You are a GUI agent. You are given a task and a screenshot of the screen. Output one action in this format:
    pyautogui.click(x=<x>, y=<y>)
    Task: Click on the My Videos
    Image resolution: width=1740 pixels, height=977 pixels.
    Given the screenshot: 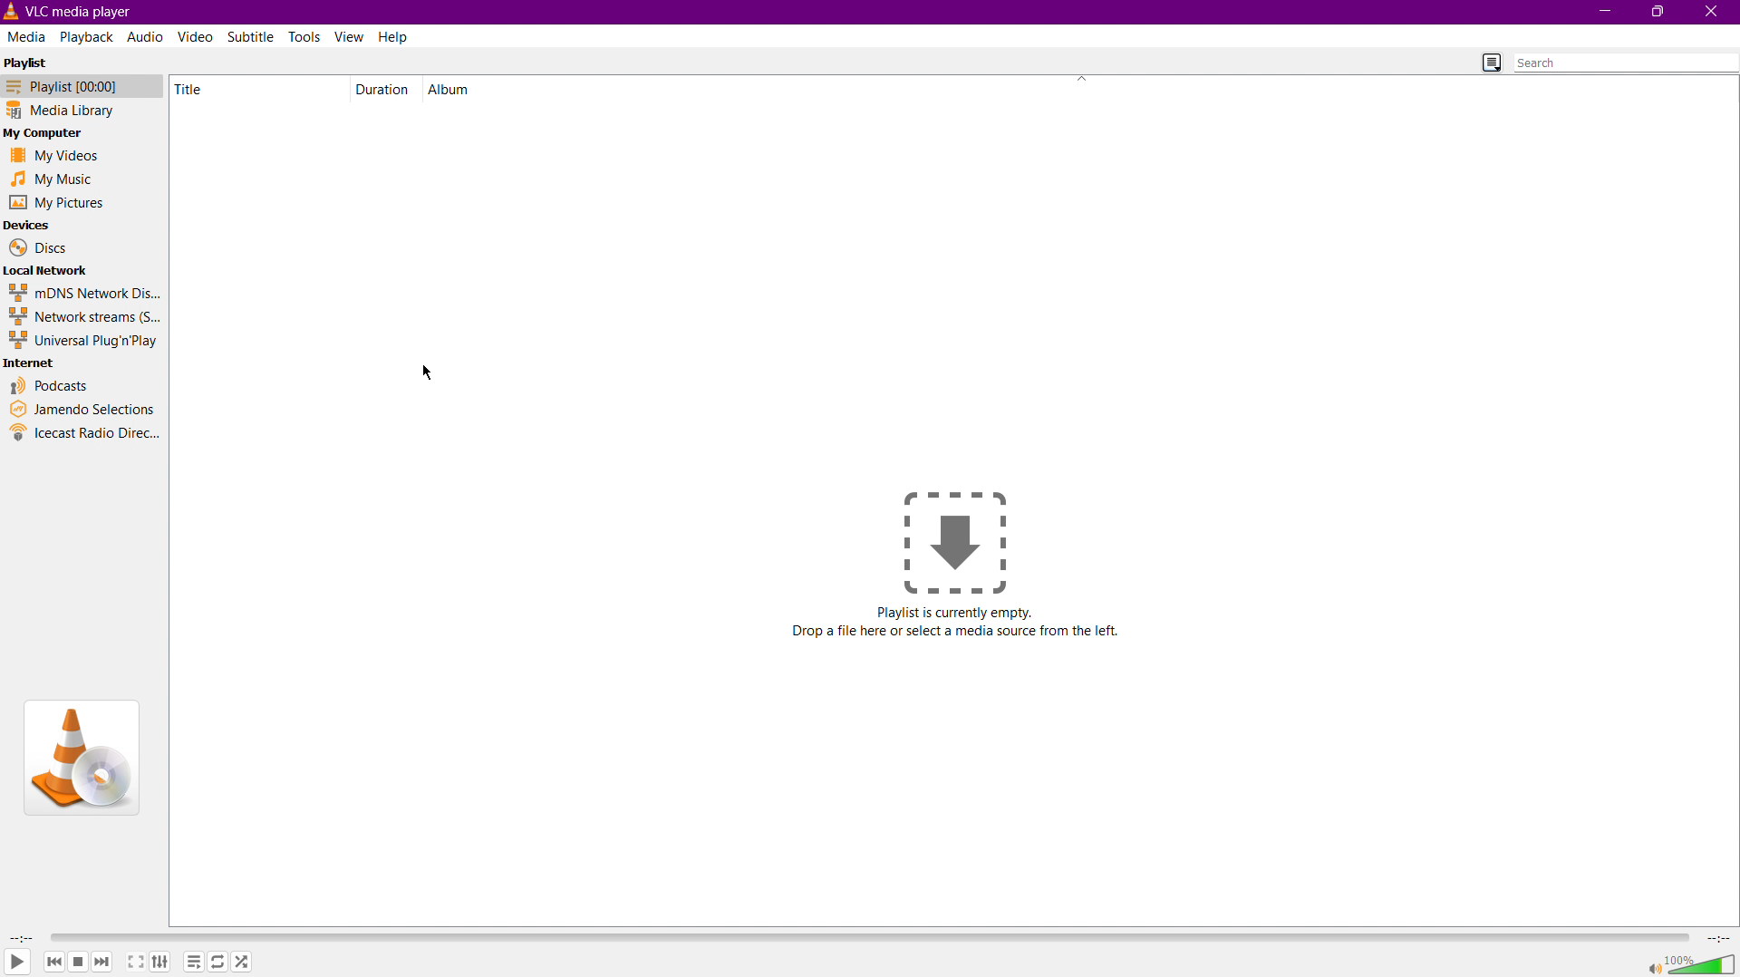 What is the action you would take?
    pyautogui.click(x=53, y=155)
    